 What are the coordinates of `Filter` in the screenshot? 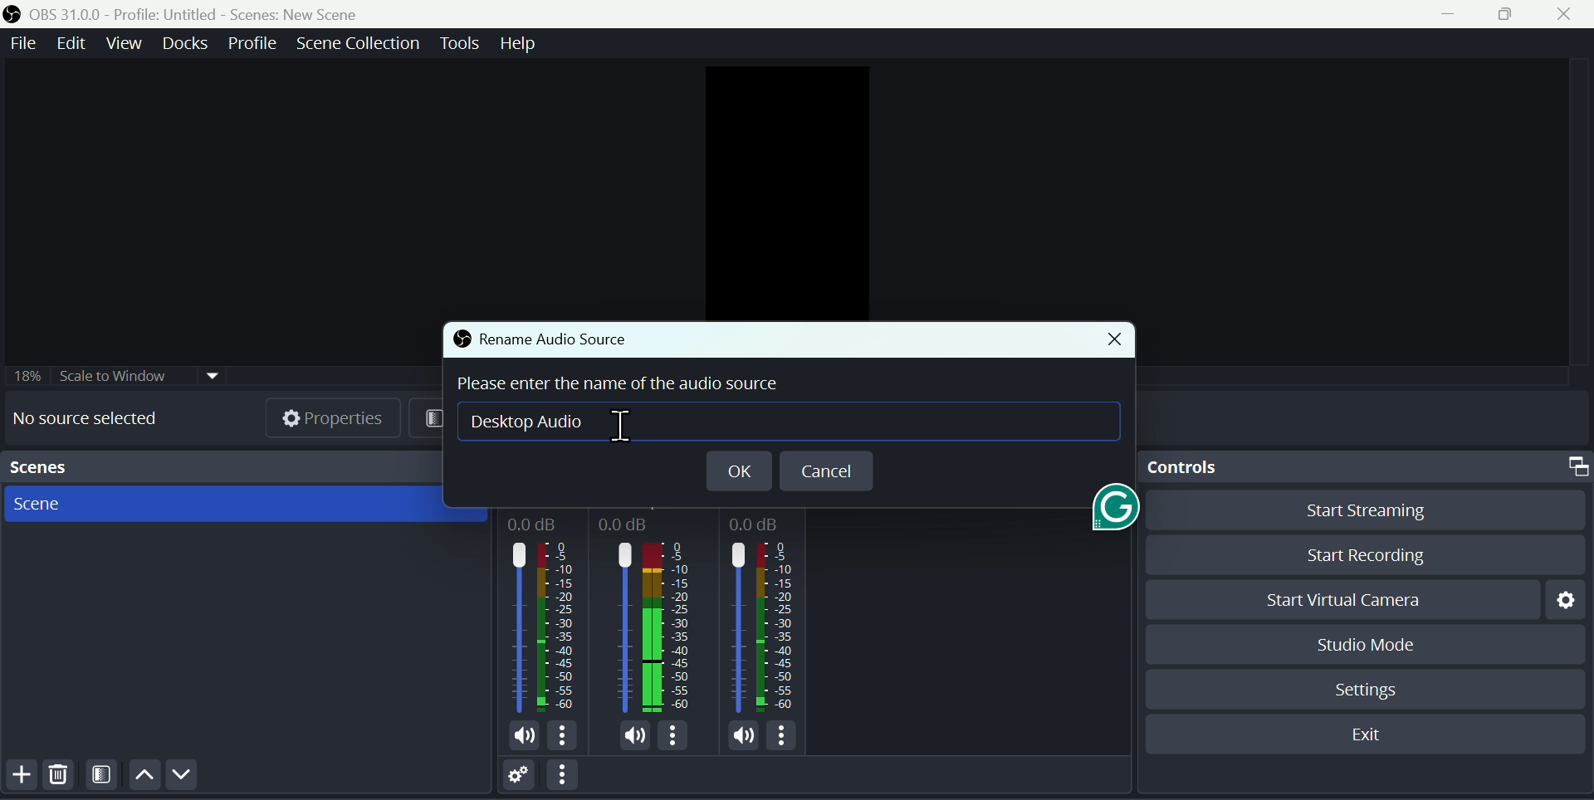 It's located at (103, 777).